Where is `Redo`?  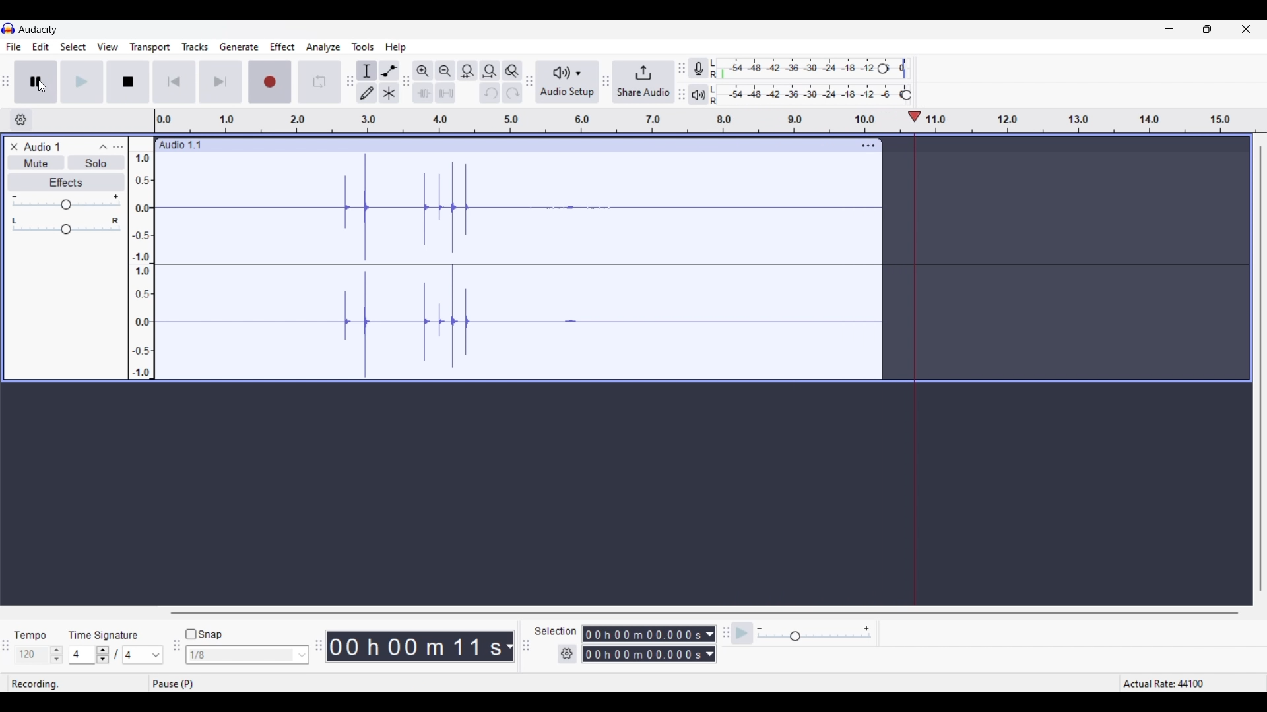 Redo is located at coordinates (512, 93).